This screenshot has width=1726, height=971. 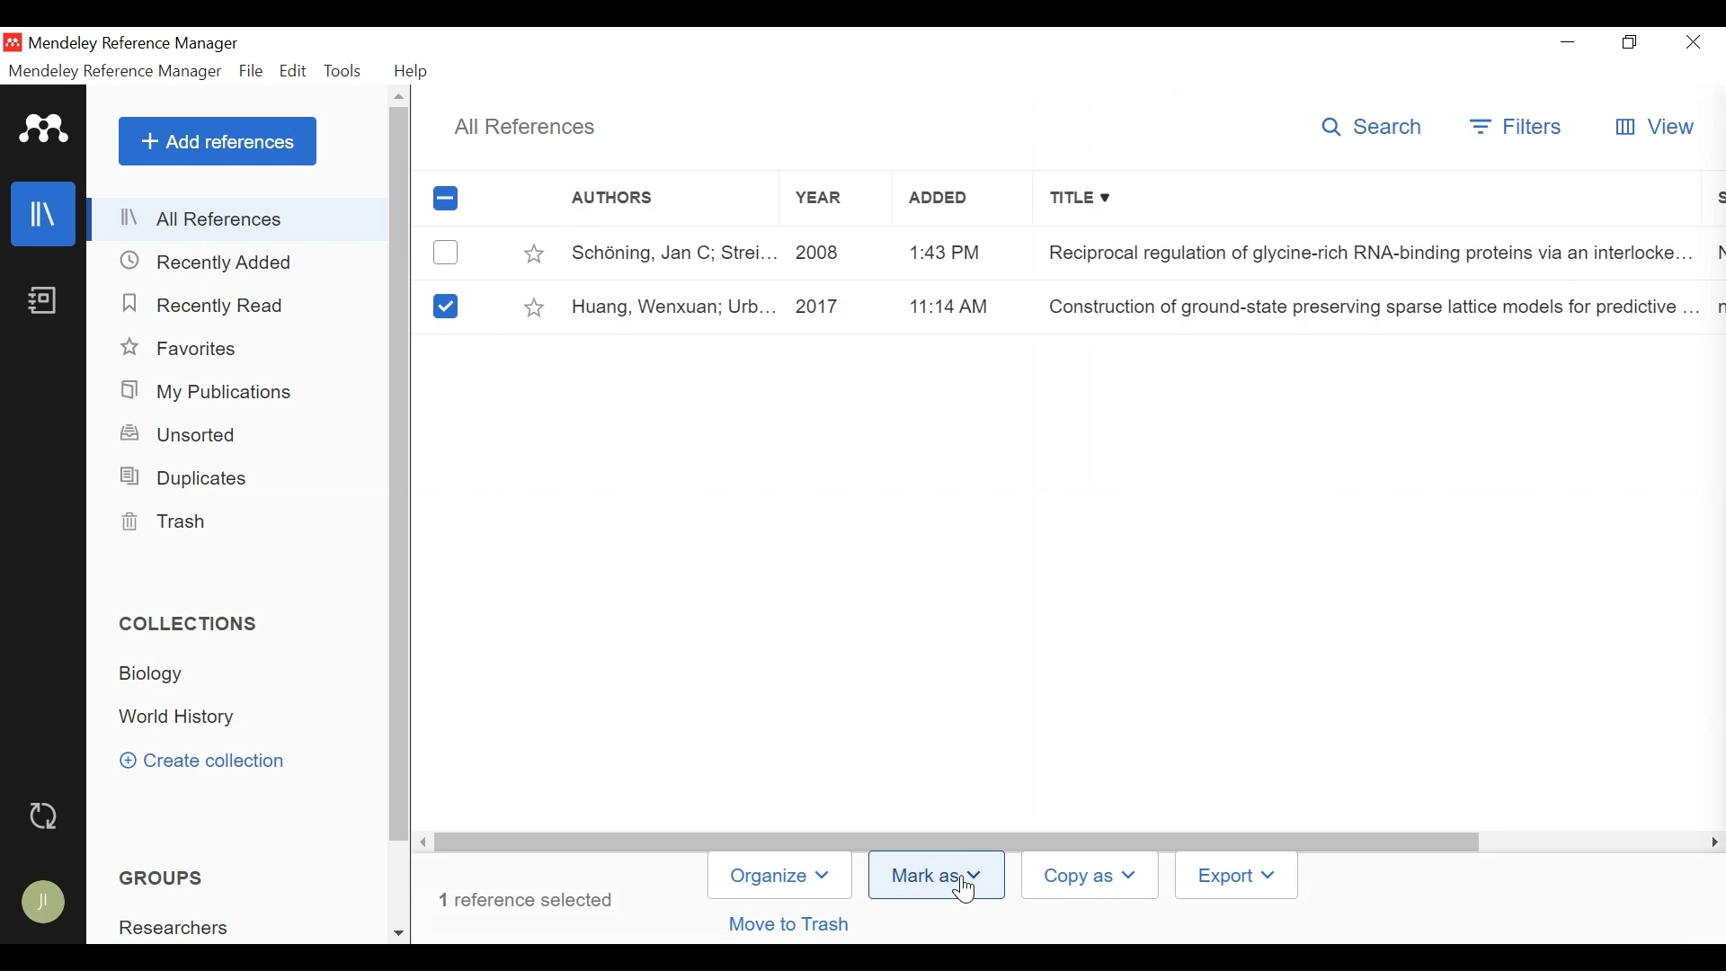 What do you see at coordinates (1711, 840) in the screenshot?
I see `Scroll Right` at bounding box center [1711, 840].